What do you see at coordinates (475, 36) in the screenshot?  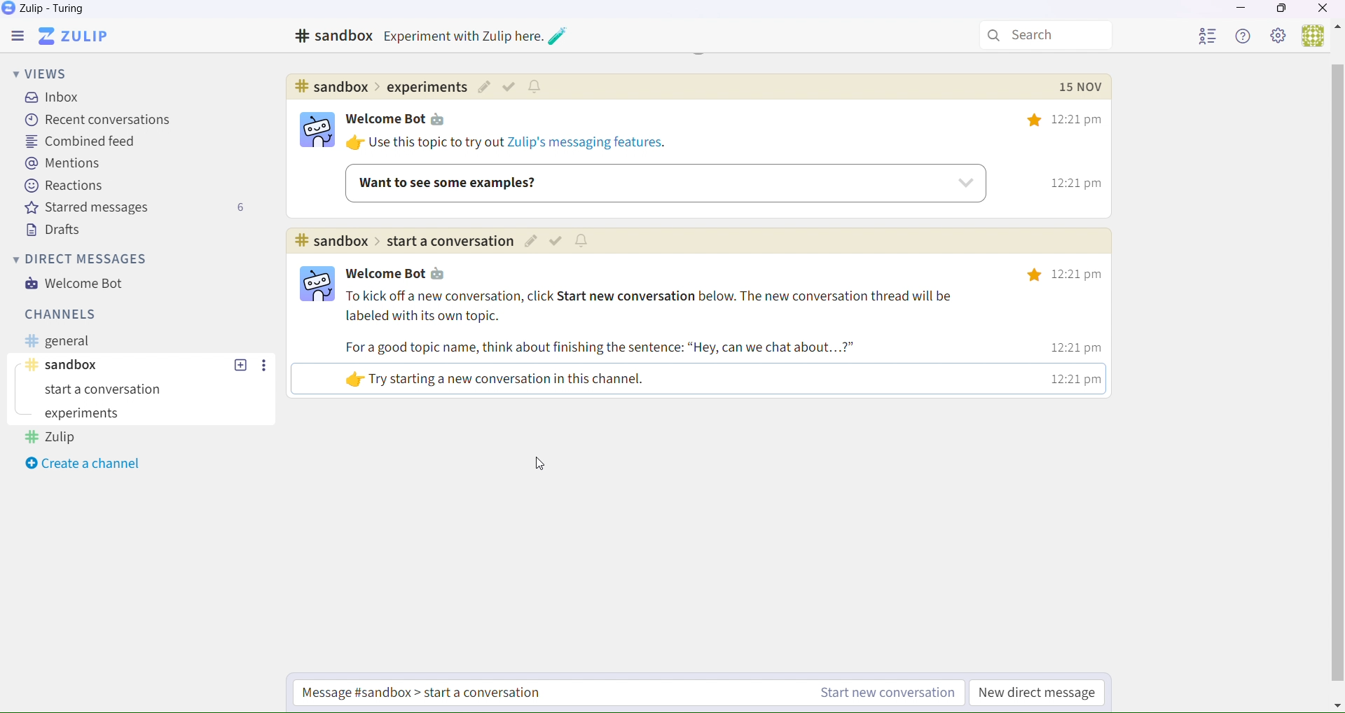 I see `` at bounding box center [475, 36].